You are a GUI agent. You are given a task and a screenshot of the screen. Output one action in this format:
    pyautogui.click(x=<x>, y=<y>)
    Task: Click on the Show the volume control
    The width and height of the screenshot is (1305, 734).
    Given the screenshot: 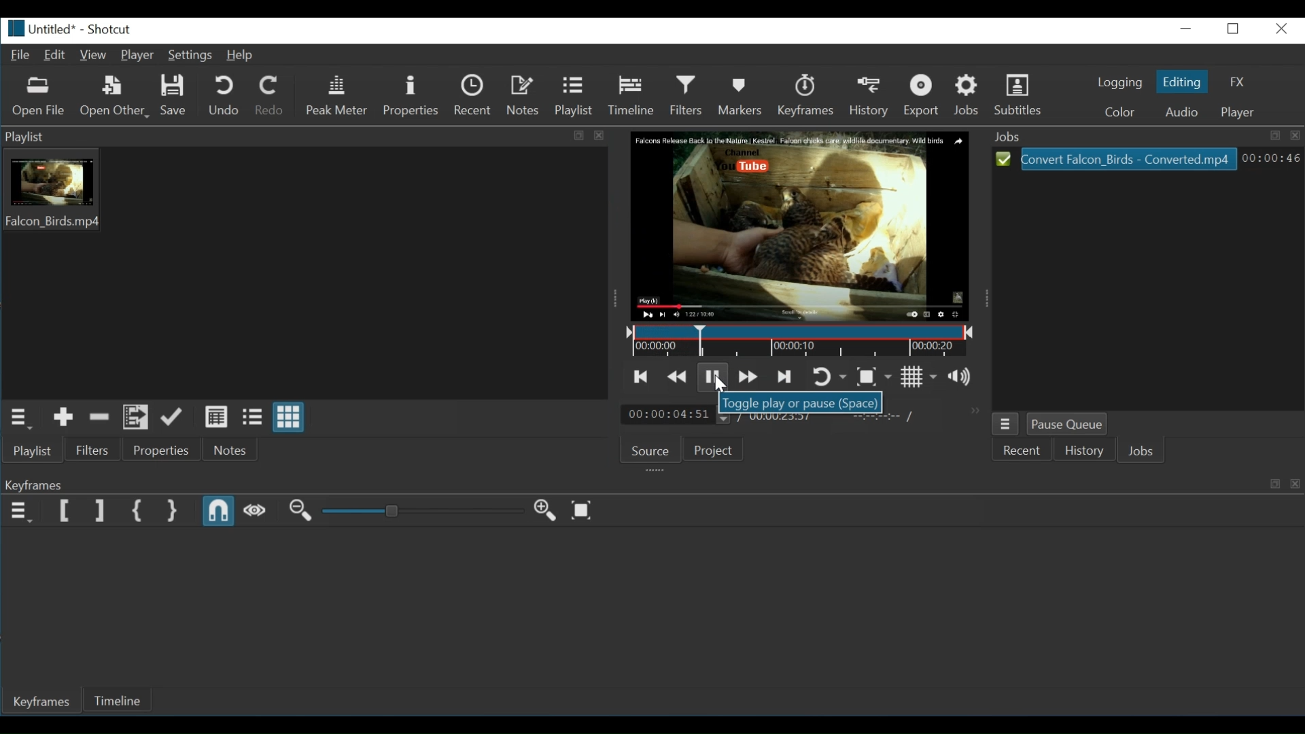 What is the action you would take?
    pyautogui.click(x=960, y=377)
    